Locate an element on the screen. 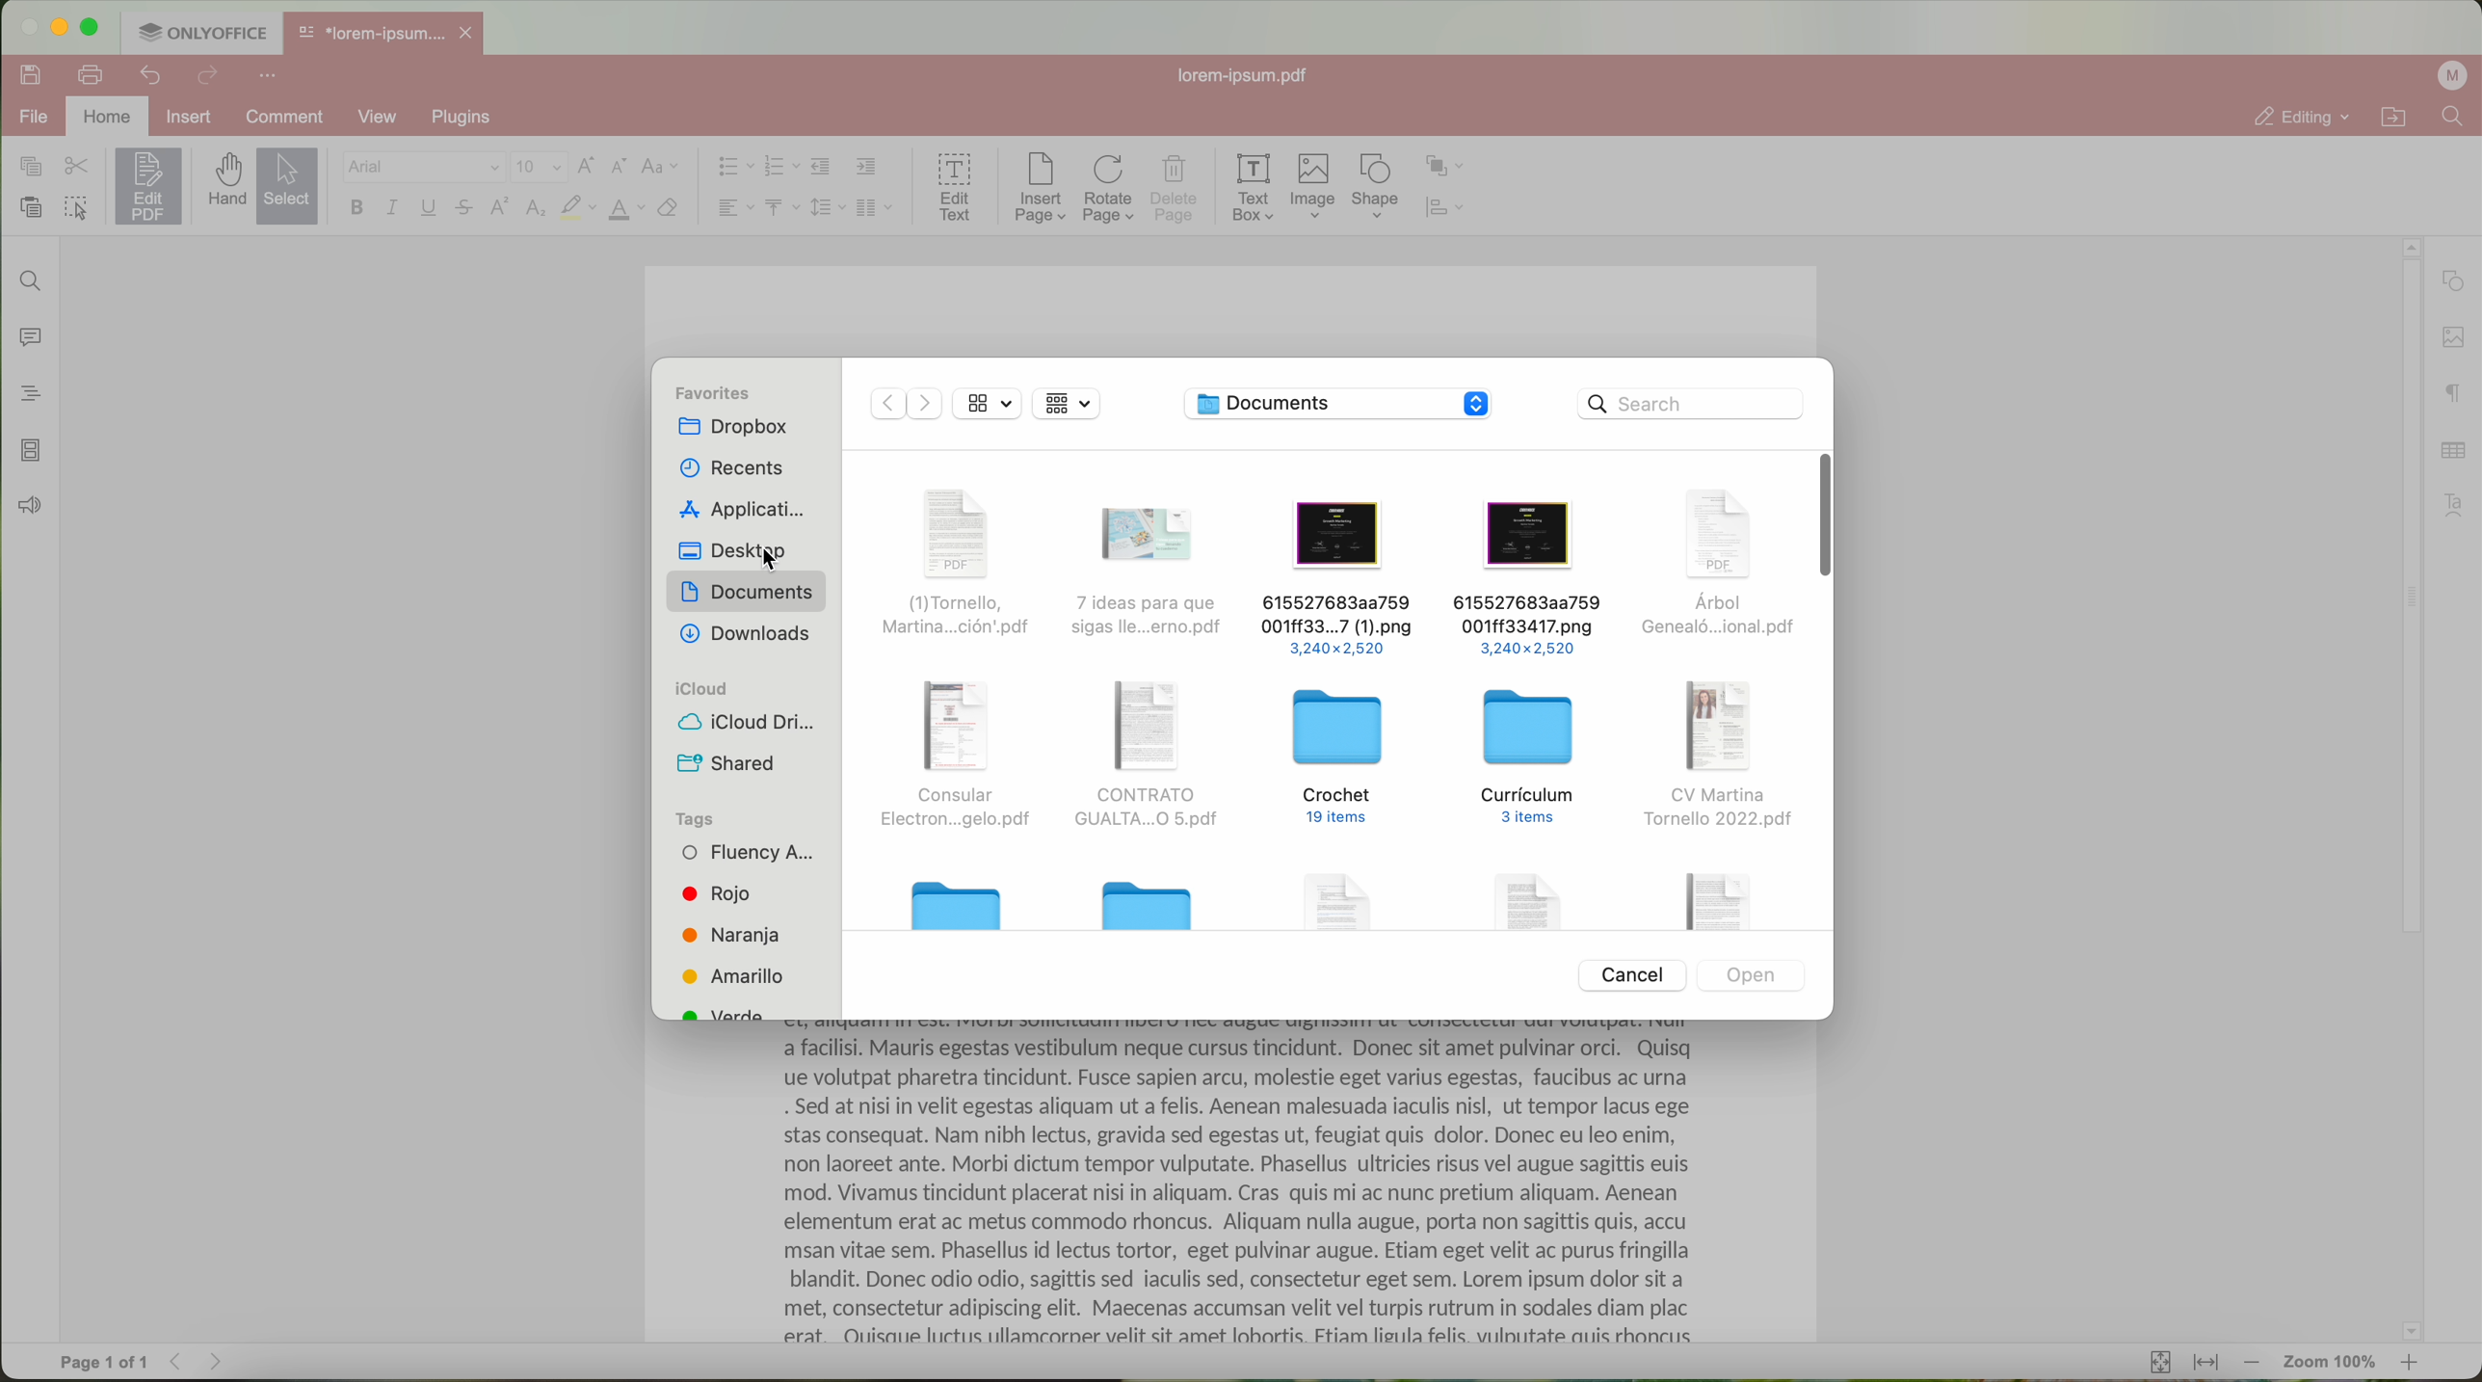  search bar is located at coordinates (1691, 405).